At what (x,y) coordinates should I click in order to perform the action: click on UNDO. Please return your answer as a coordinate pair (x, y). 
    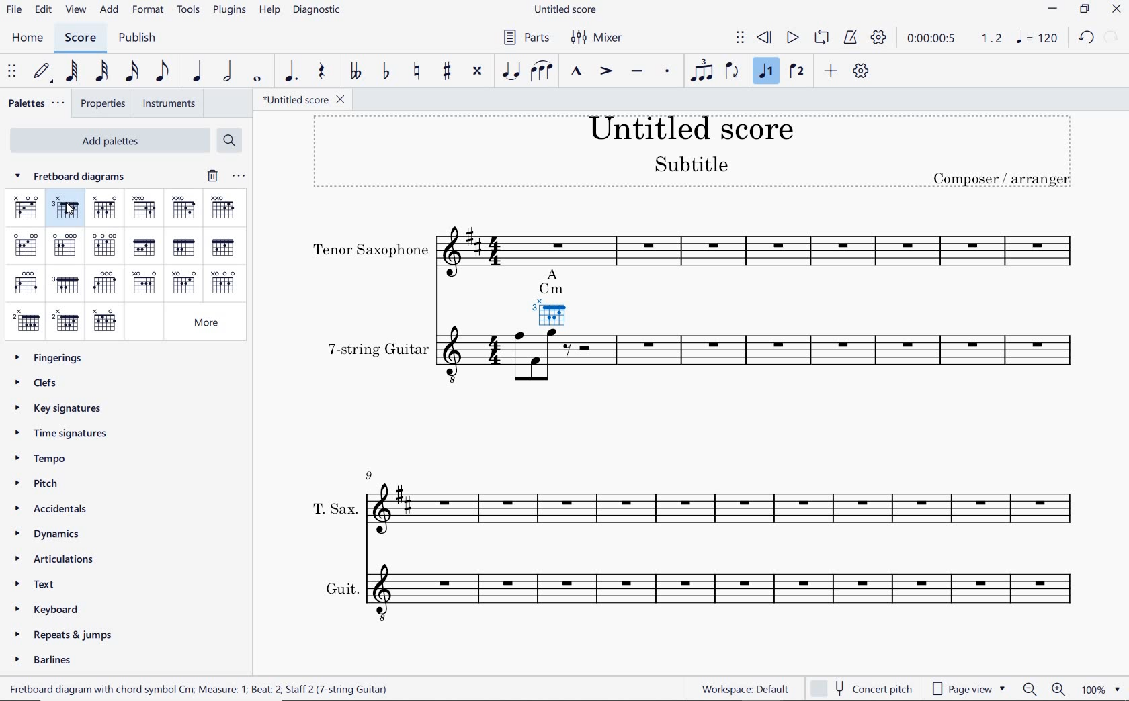
    Looking at the image, I should click on (1085, 38).